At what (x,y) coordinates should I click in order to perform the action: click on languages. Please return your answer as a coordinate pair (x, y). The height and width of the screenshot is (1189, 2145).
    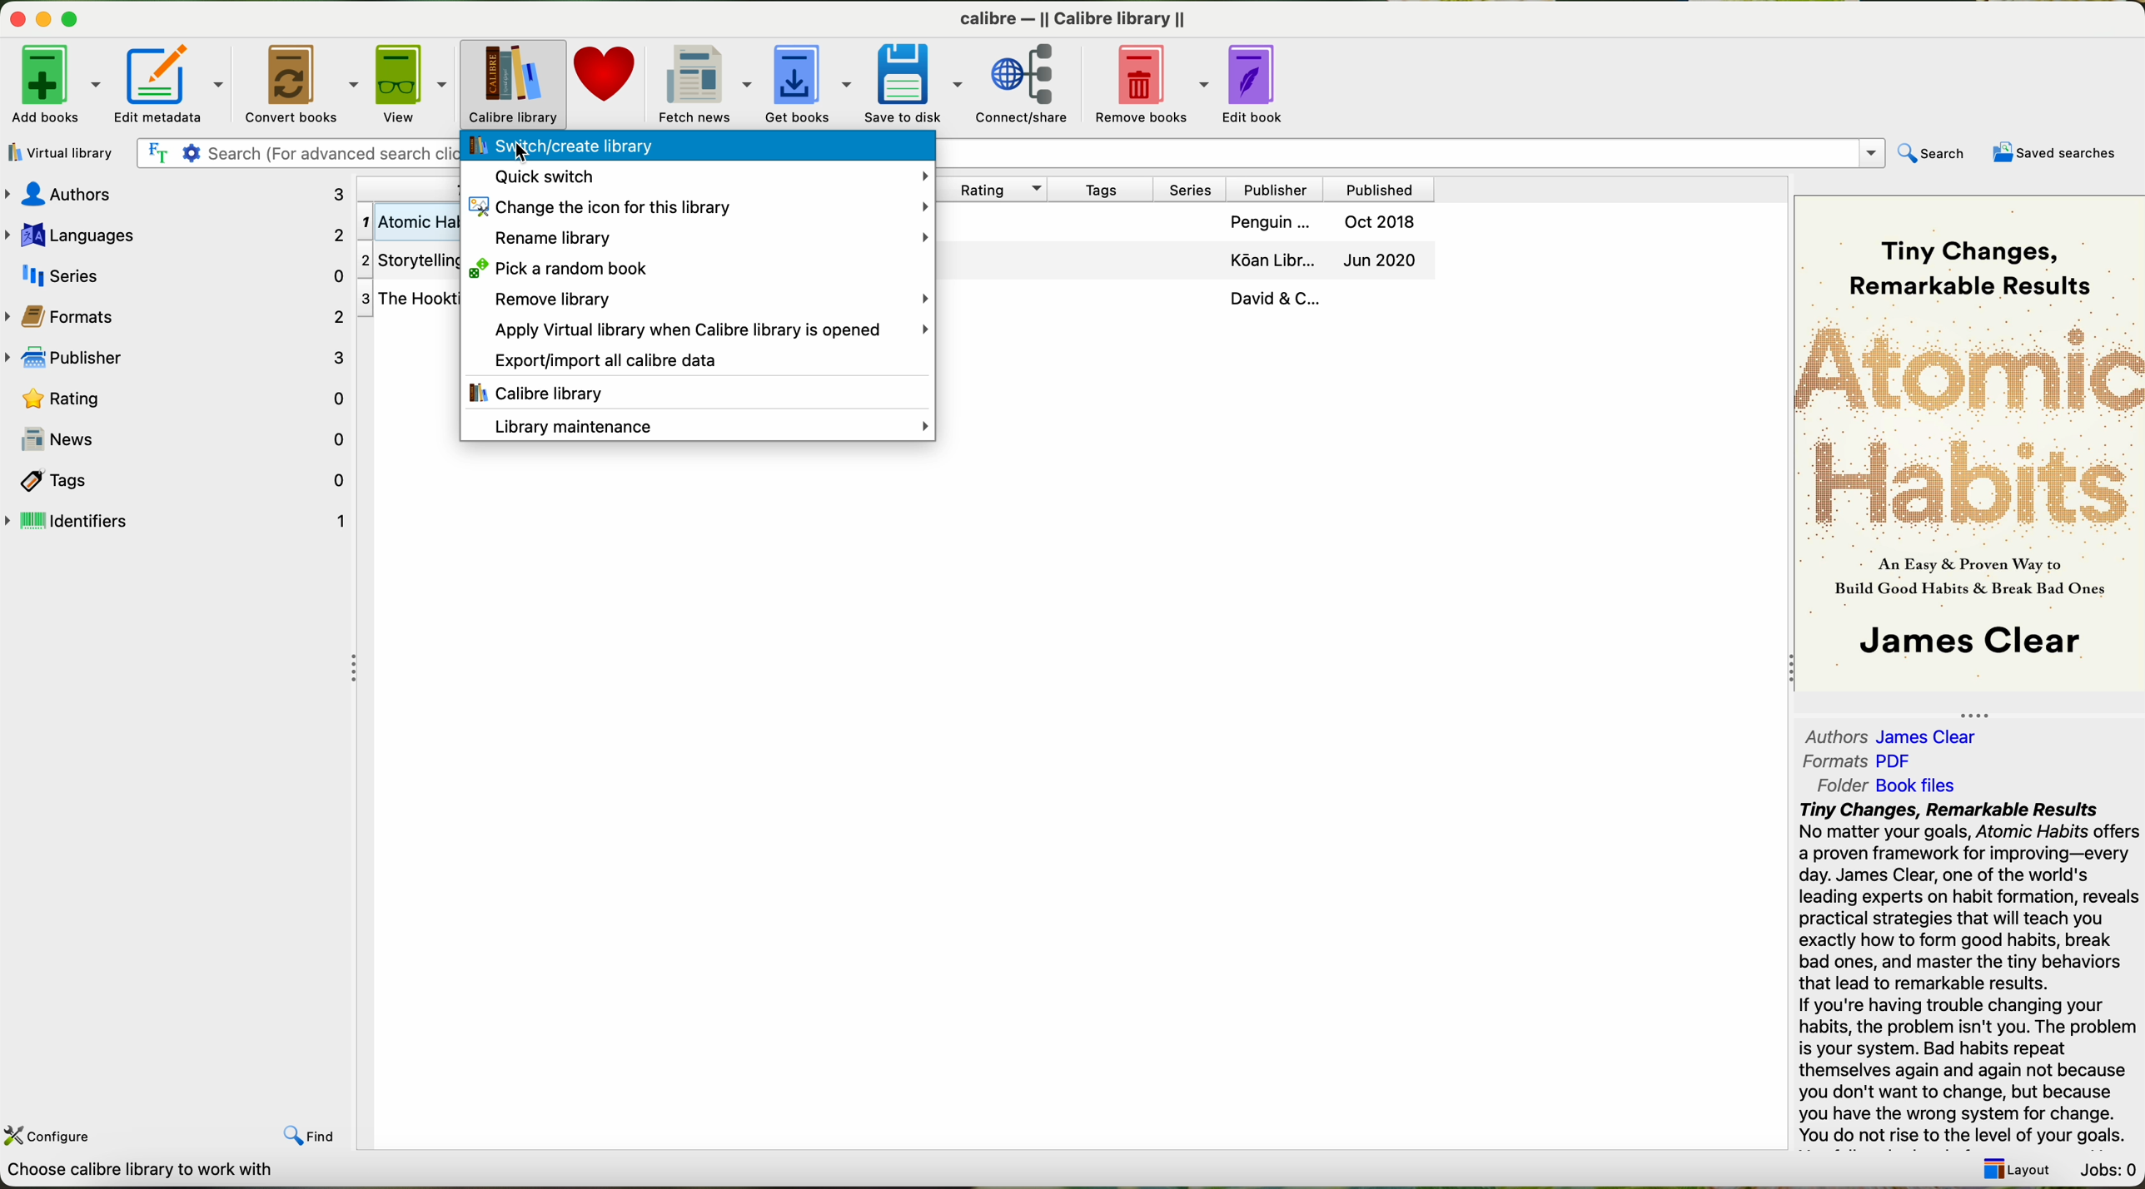
    Looking at the image, I should click on (176, 232).